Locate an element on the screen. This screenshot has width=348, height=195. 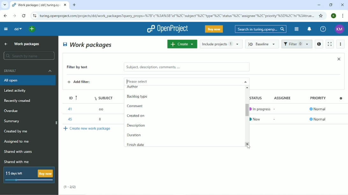
Create new work package is located at coordinates (88, 128).